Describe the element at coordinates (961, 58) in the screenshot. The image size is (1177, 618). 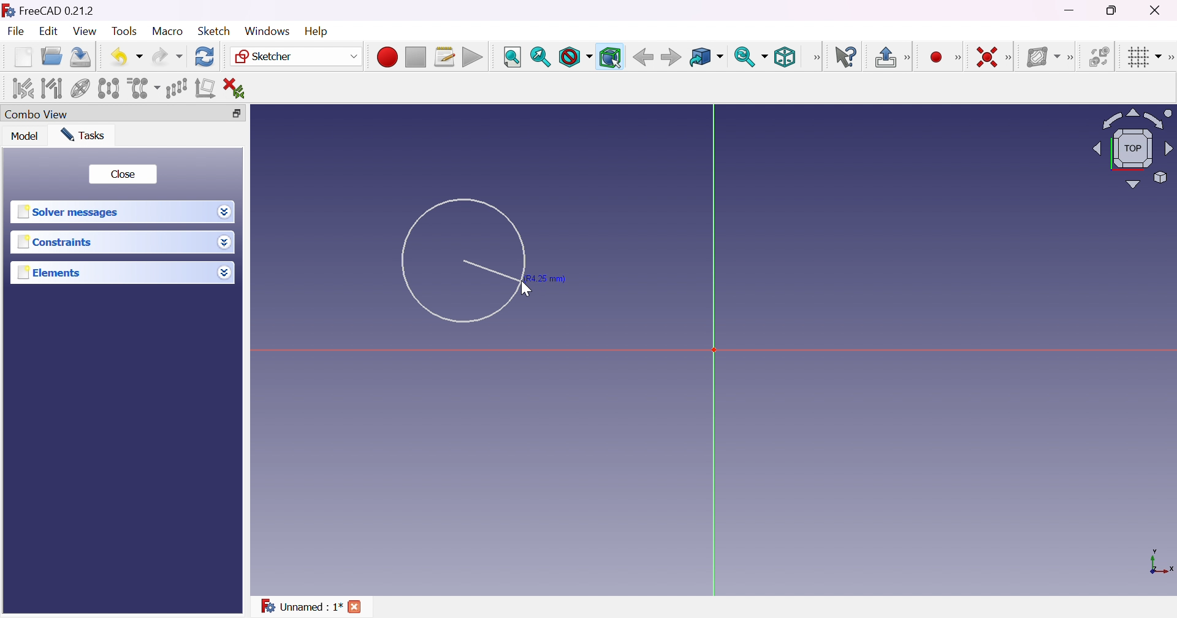
I see `[Sketcher geometries]` at that location.